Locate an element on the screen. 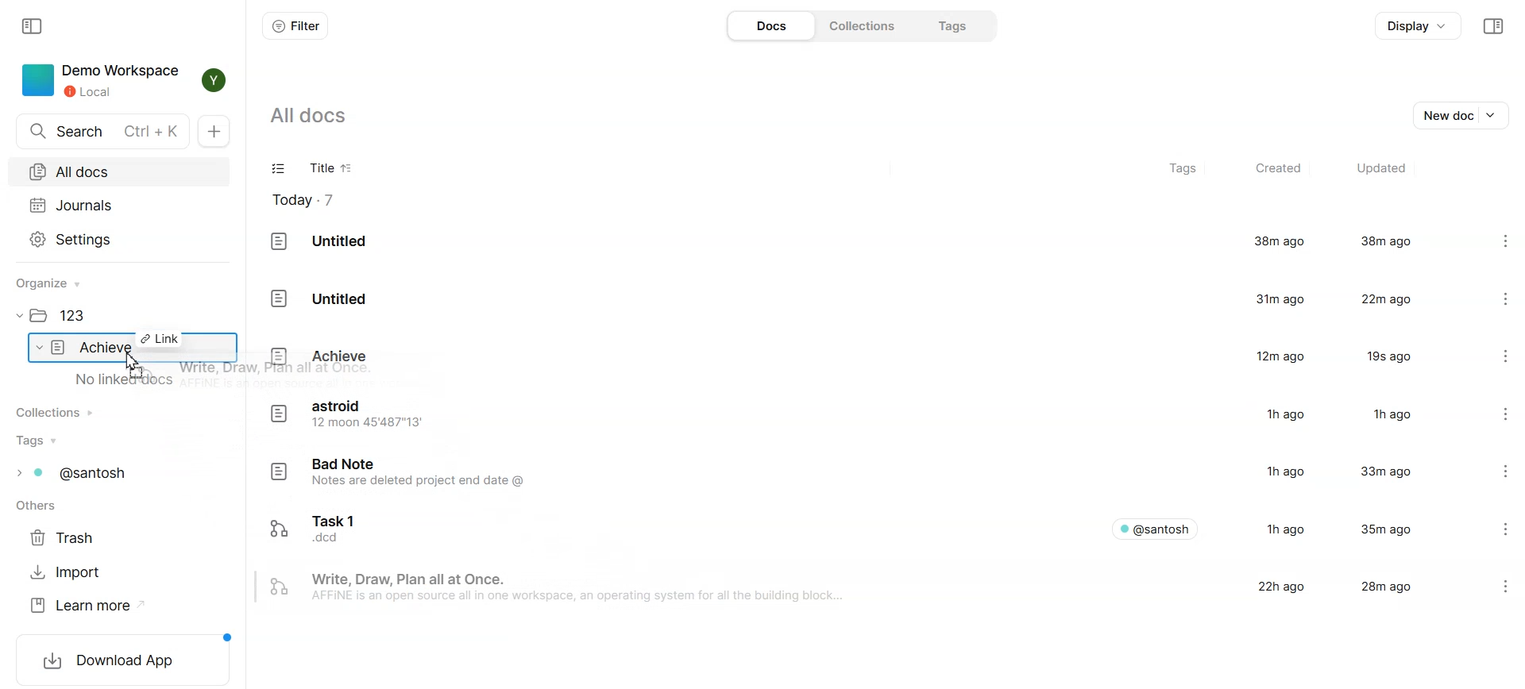  Doc file is located at coordinates (853, 415).